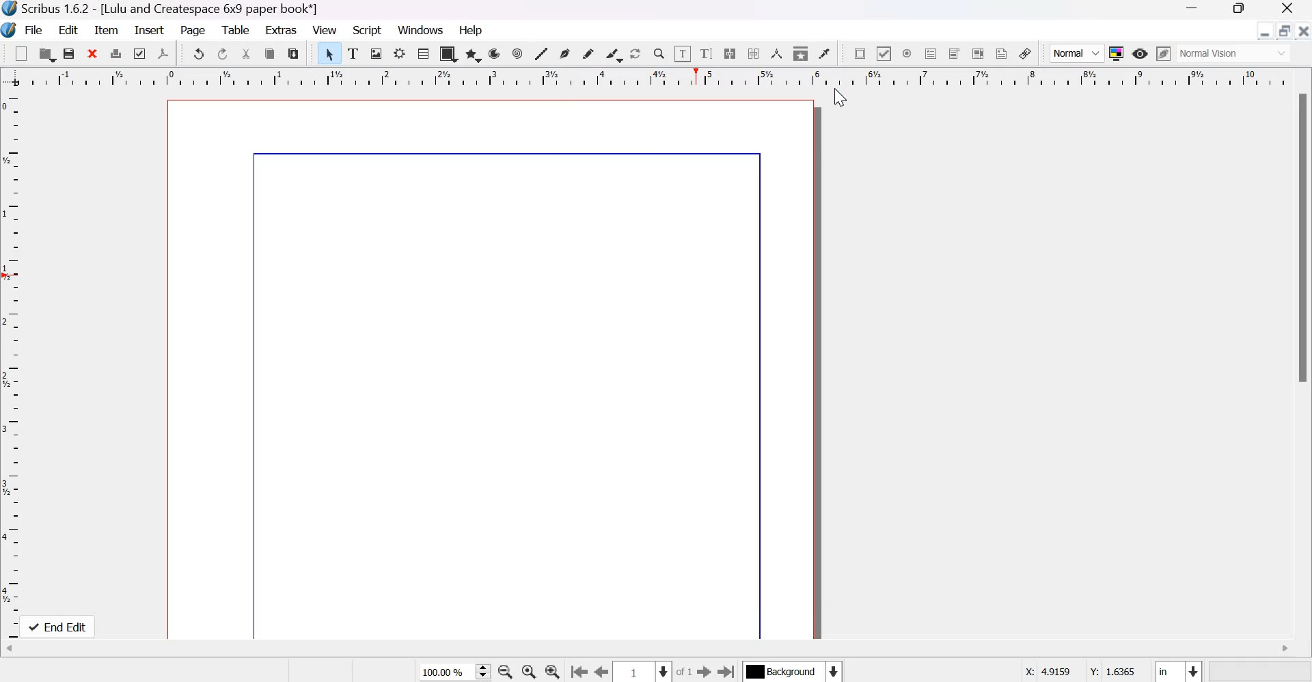 The height and width of the screenshot is (682, 1312). What do you see at coordinates (377, 55) in the screenshot?
I see `Image frame` at bounding box center [377, 55].